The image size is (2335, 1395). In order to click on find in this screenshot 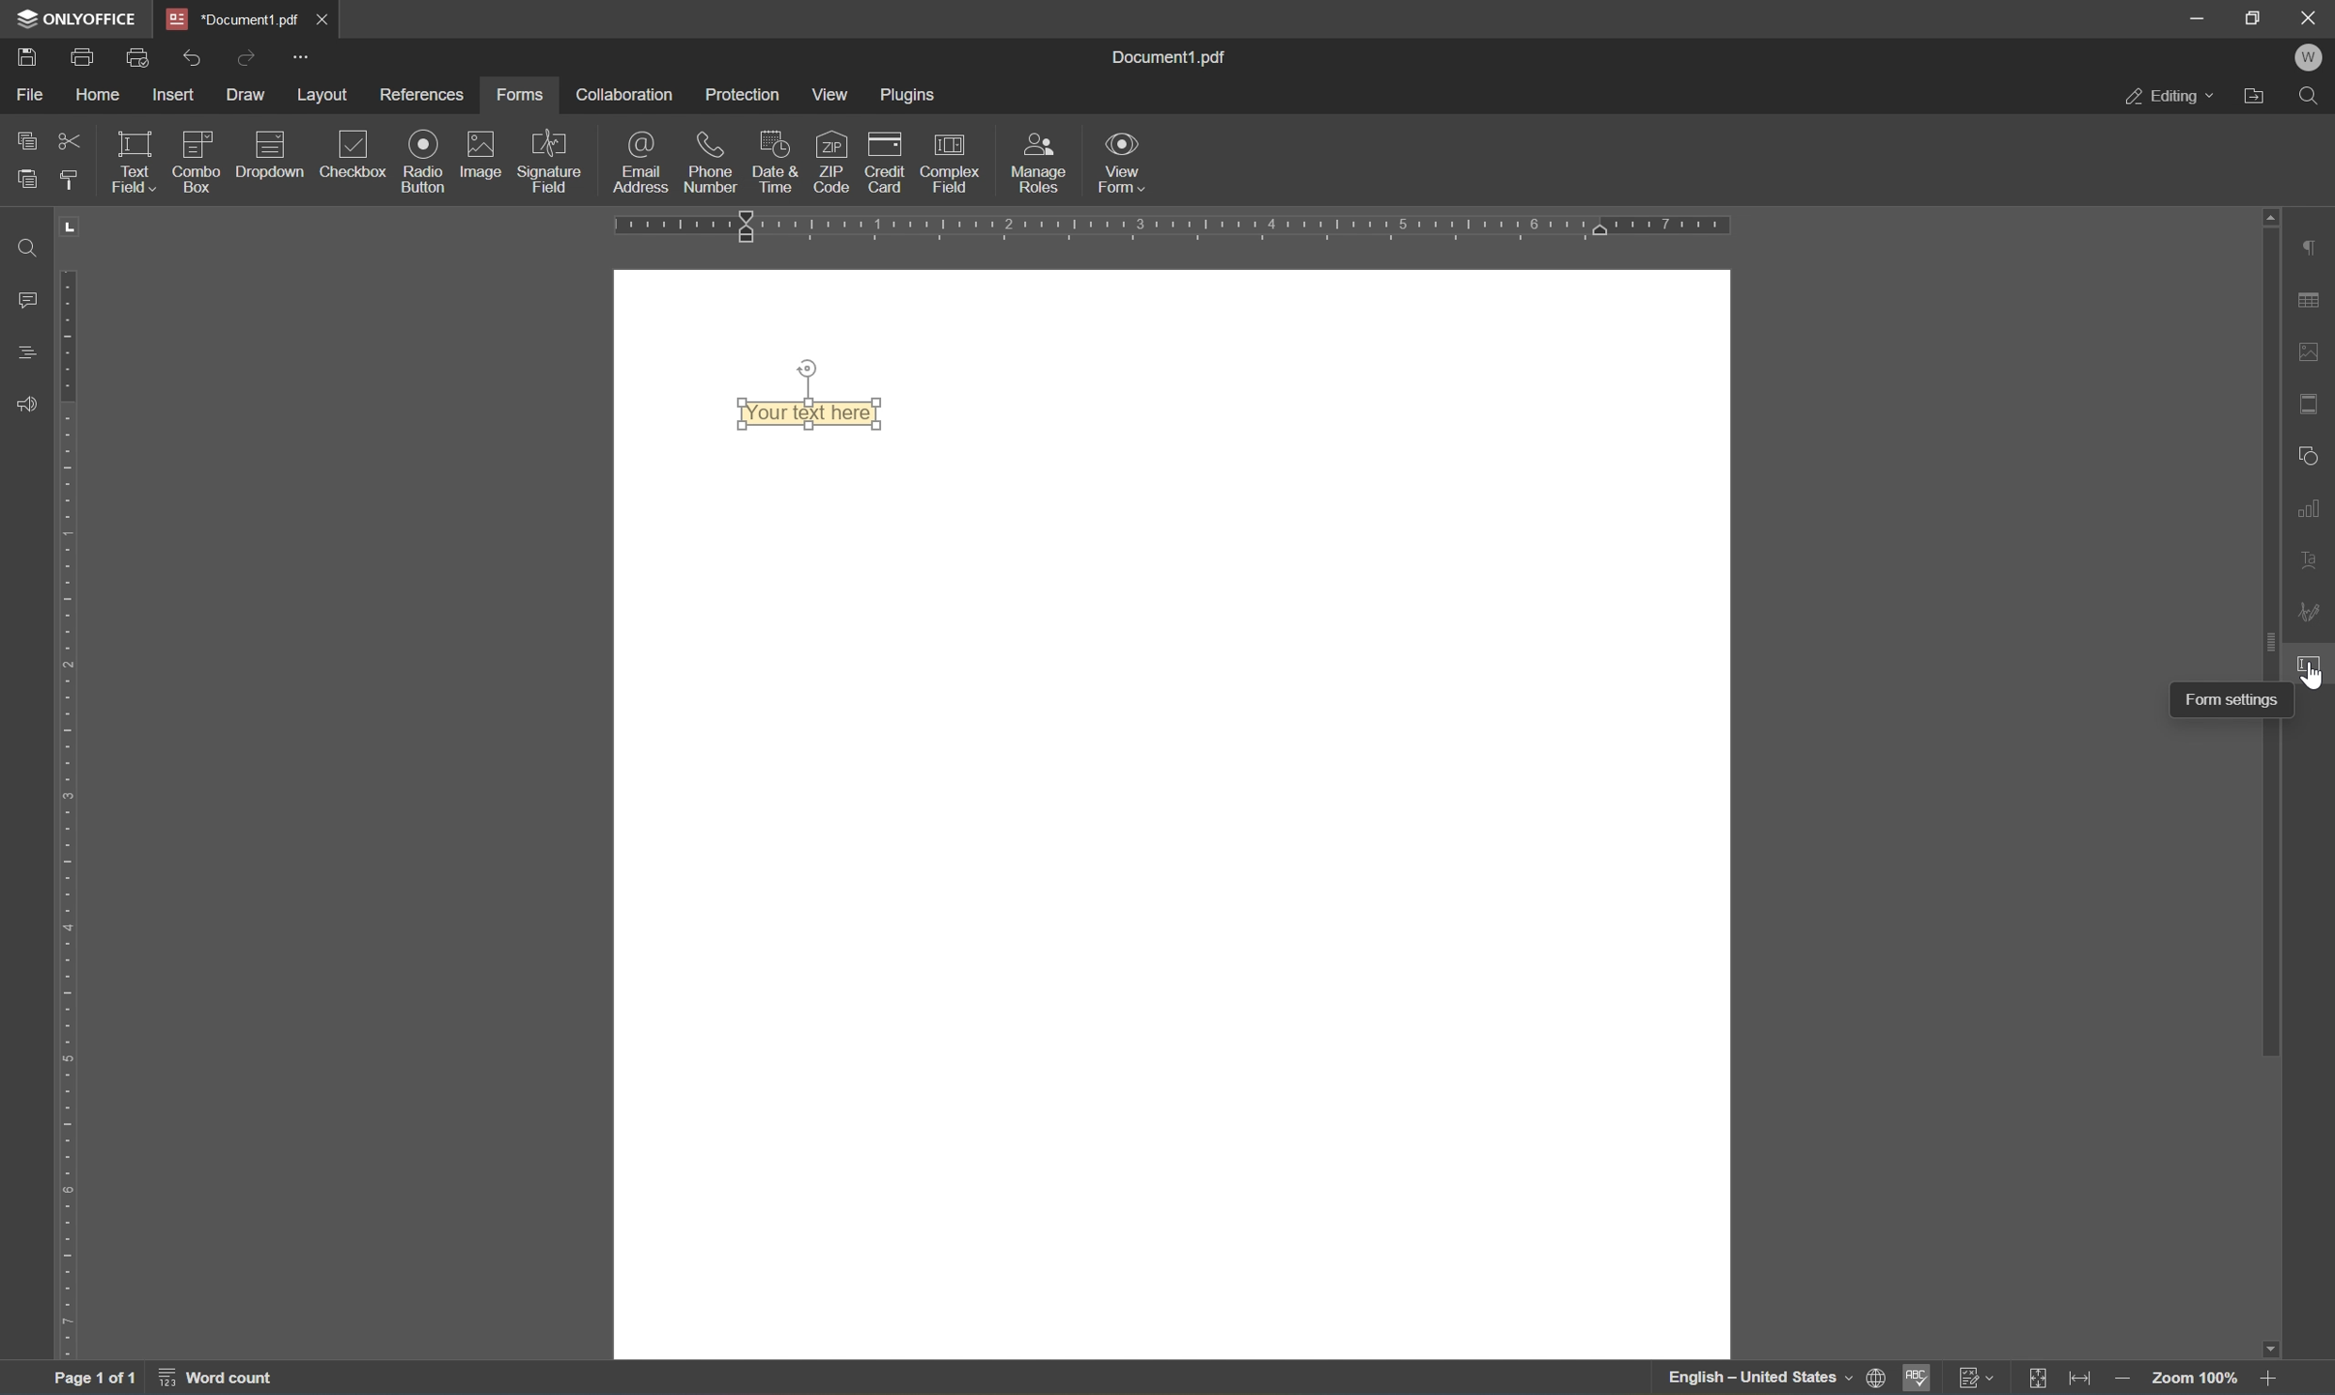, I will do `click(2308, 98)`.